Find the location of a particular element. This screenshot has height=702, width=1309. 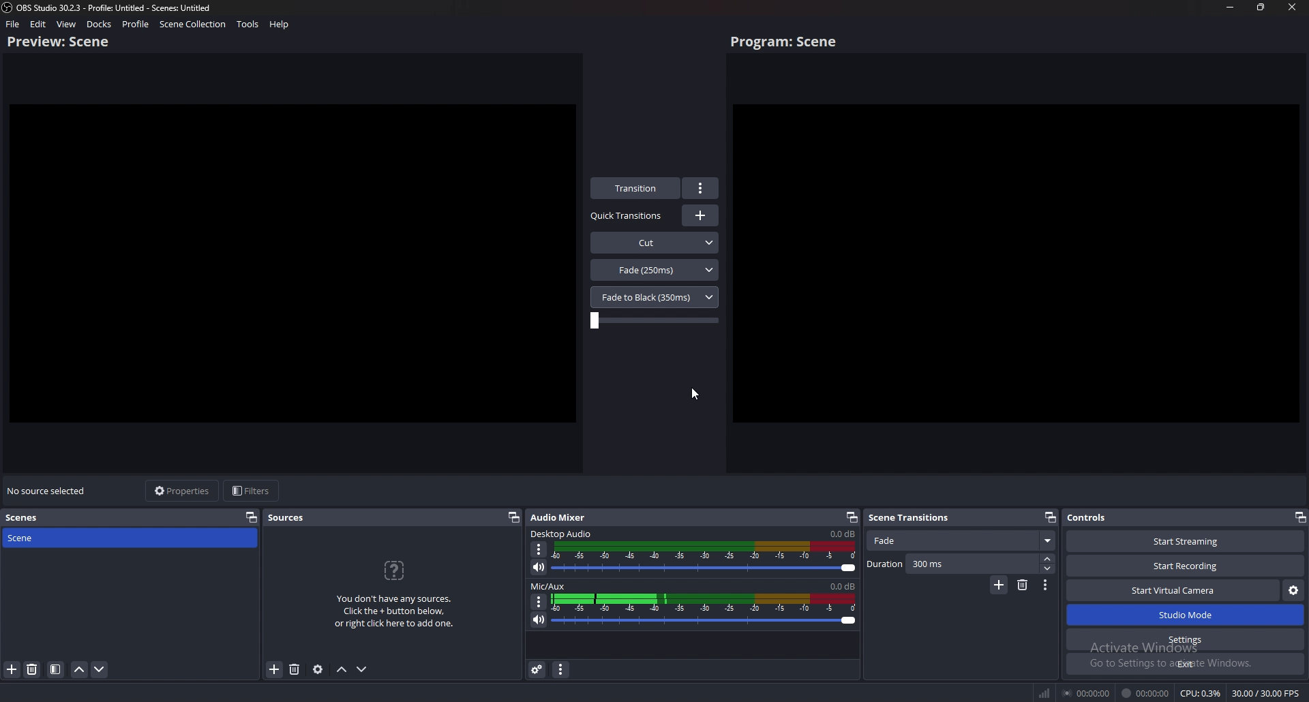

Controls is located at coordinates (1107, 518).